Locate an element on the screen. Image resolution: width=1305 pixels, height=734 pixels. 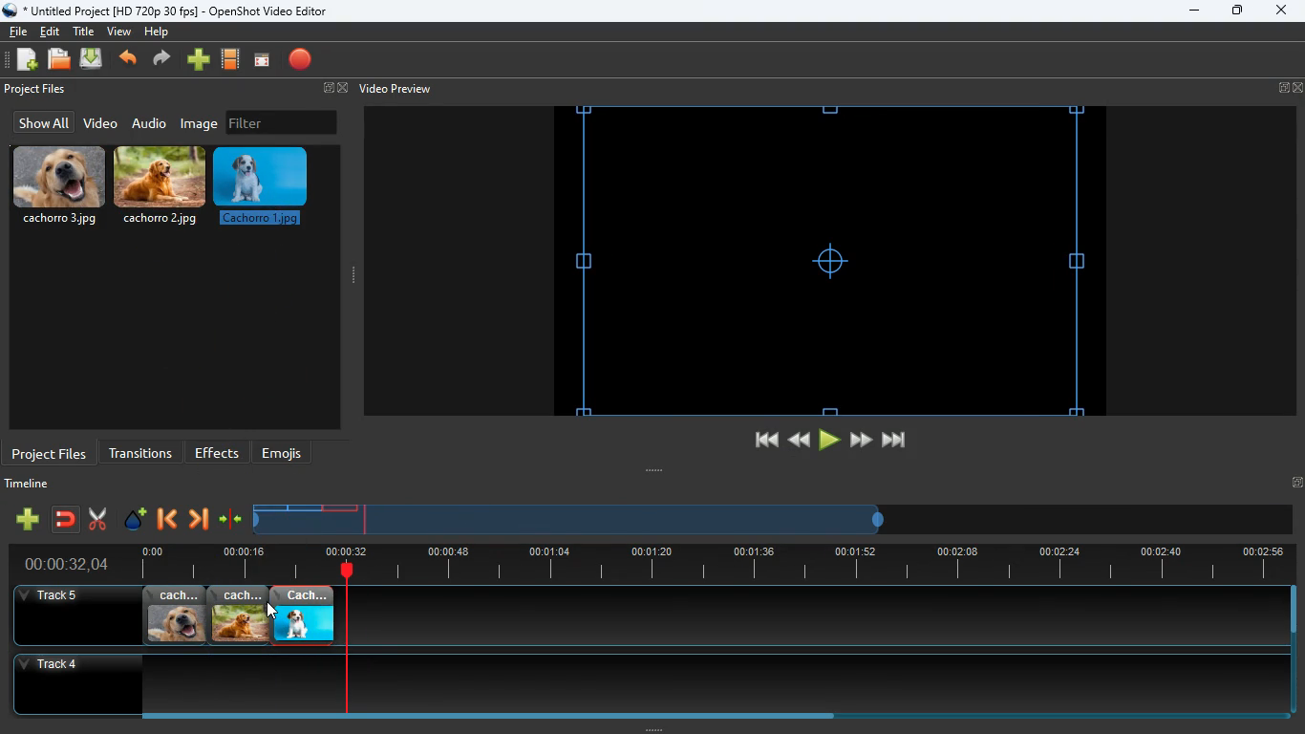
time is located at coordinates (58, 564).